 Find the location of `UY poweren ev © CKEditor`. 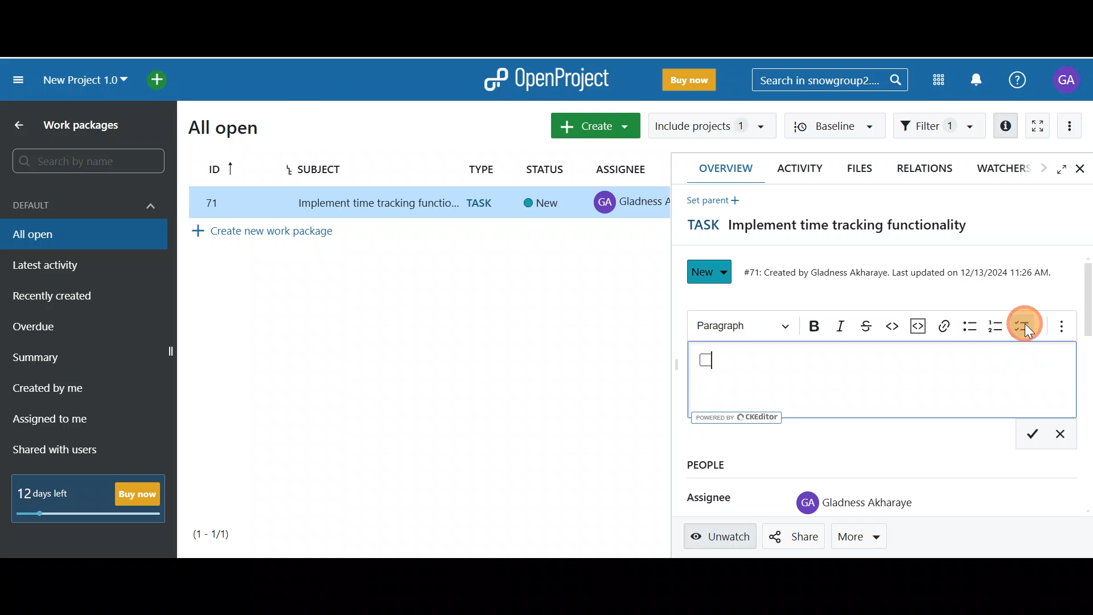

UY poweren ev © CKEditor is located at coordinates (737, 417).